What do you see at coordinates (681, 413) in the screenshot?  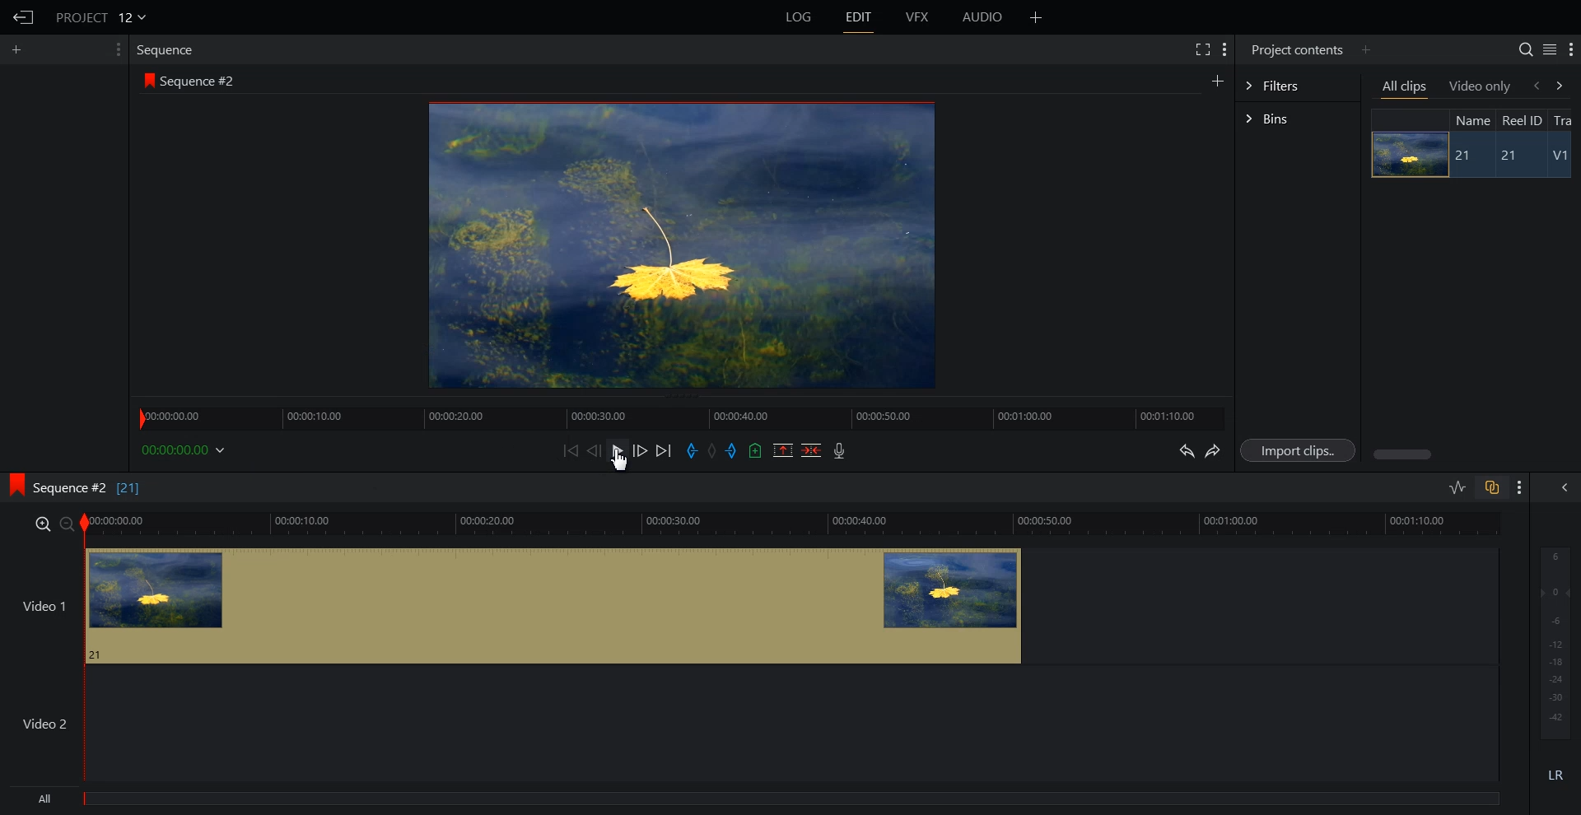 I see `Timeline` at bounding box center [681, 413].